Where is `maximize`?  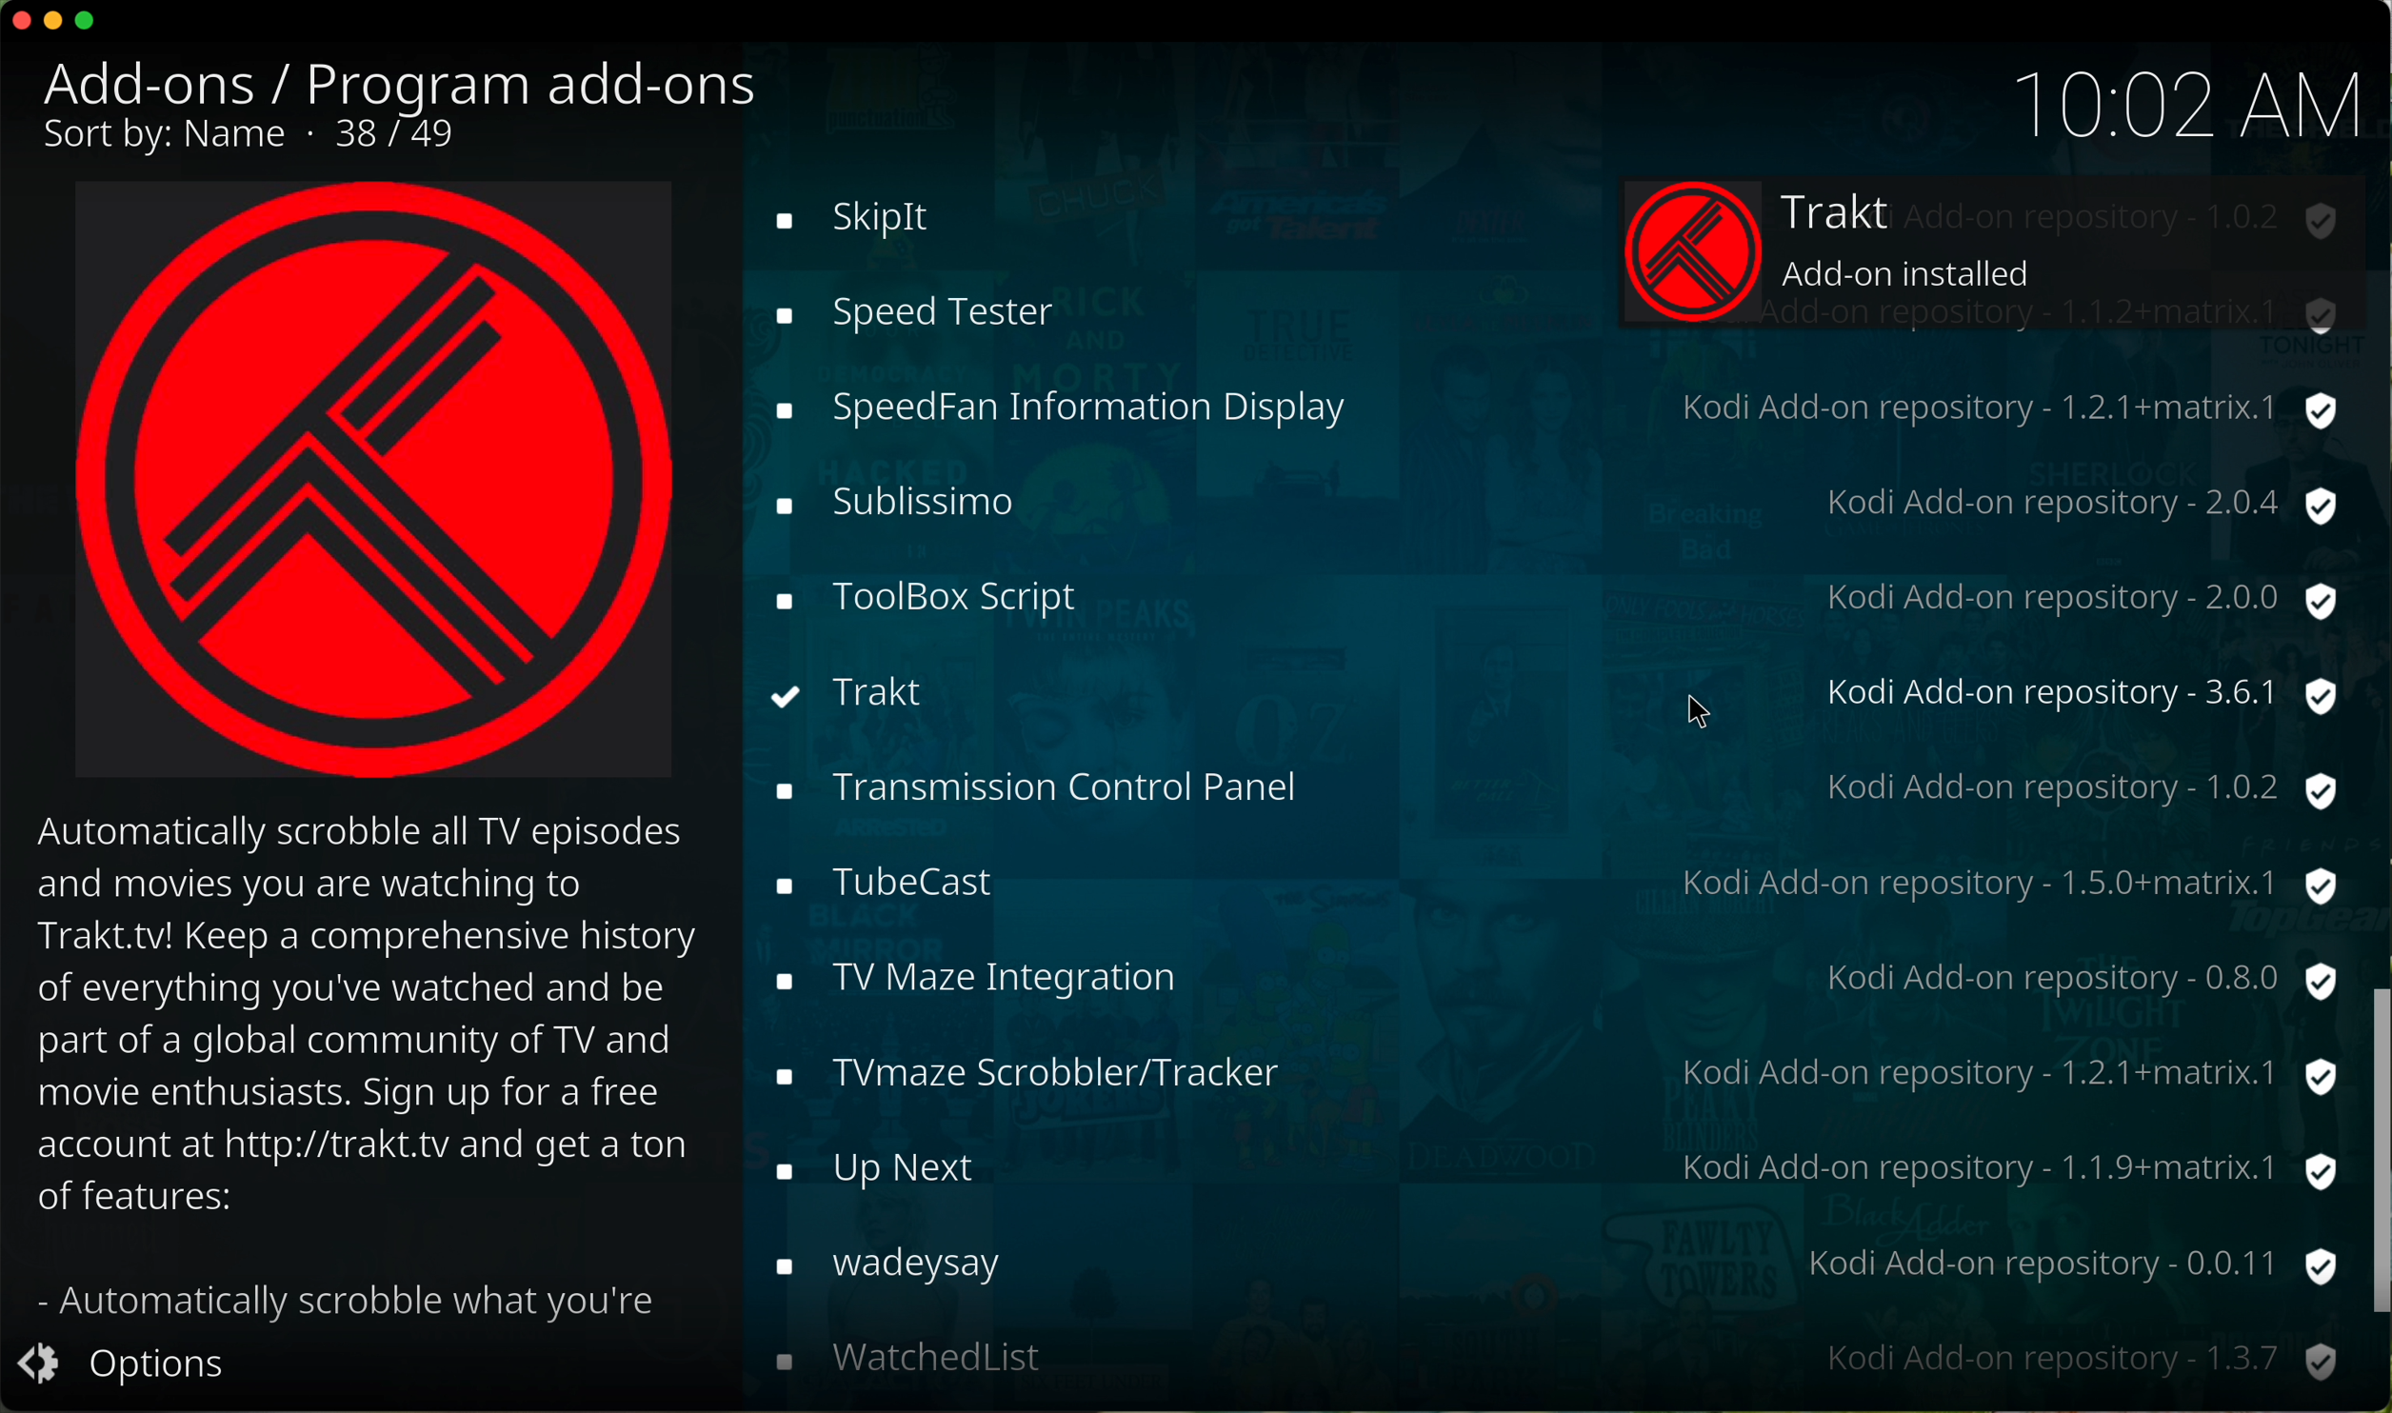 maximize is located at coordinates (88, 24).